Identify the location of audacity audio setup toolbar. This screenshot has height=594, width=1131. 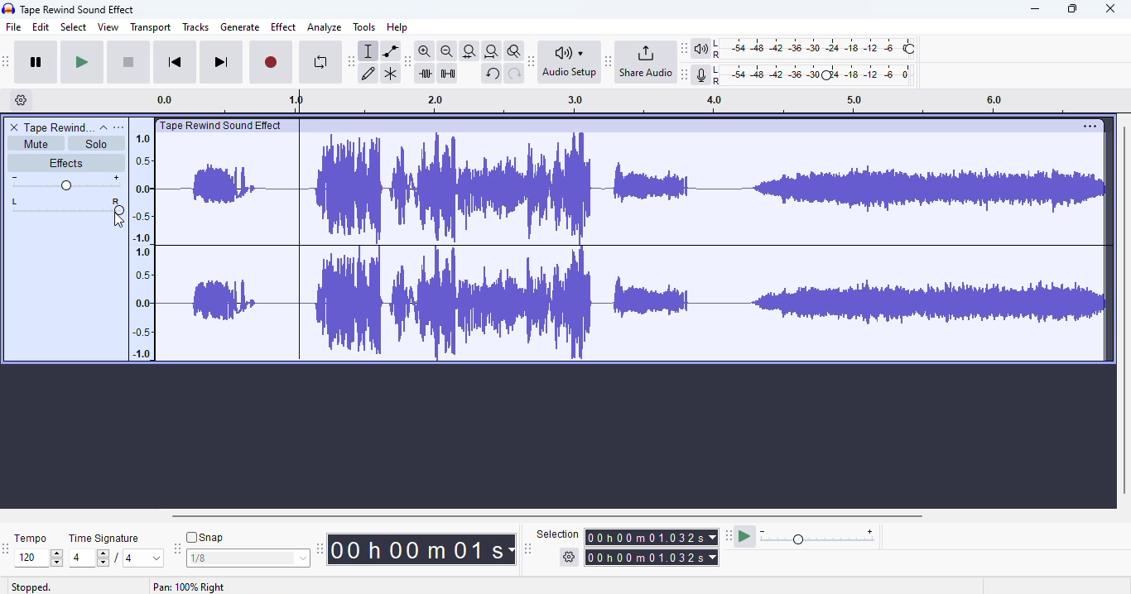
(532, 61).